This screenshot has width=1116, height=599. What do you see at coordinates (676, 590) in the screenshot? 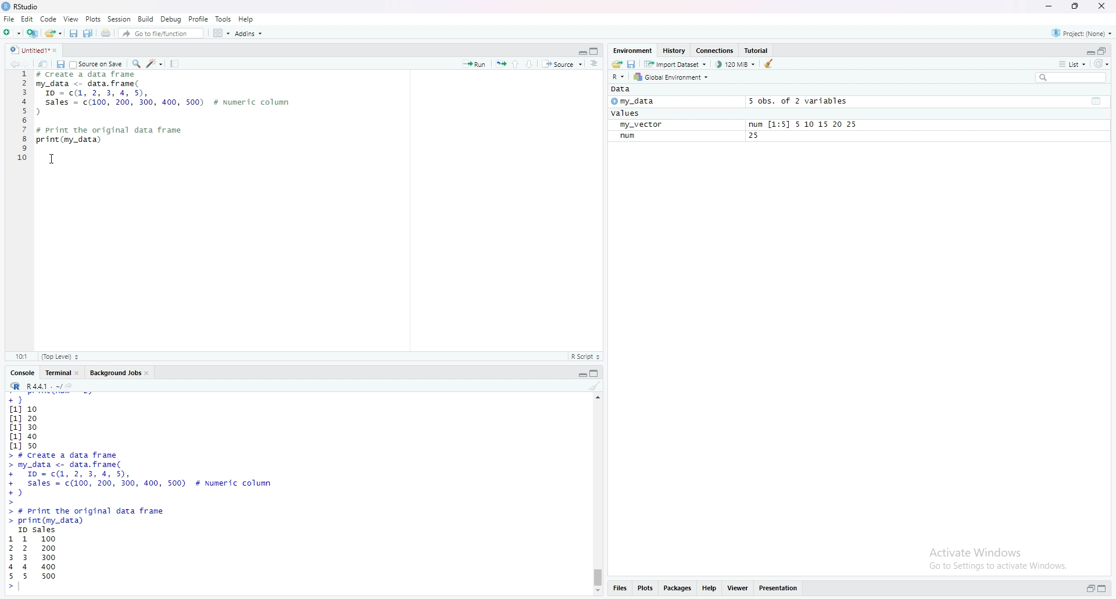
I see `packages` at bounding box center [676, 590].